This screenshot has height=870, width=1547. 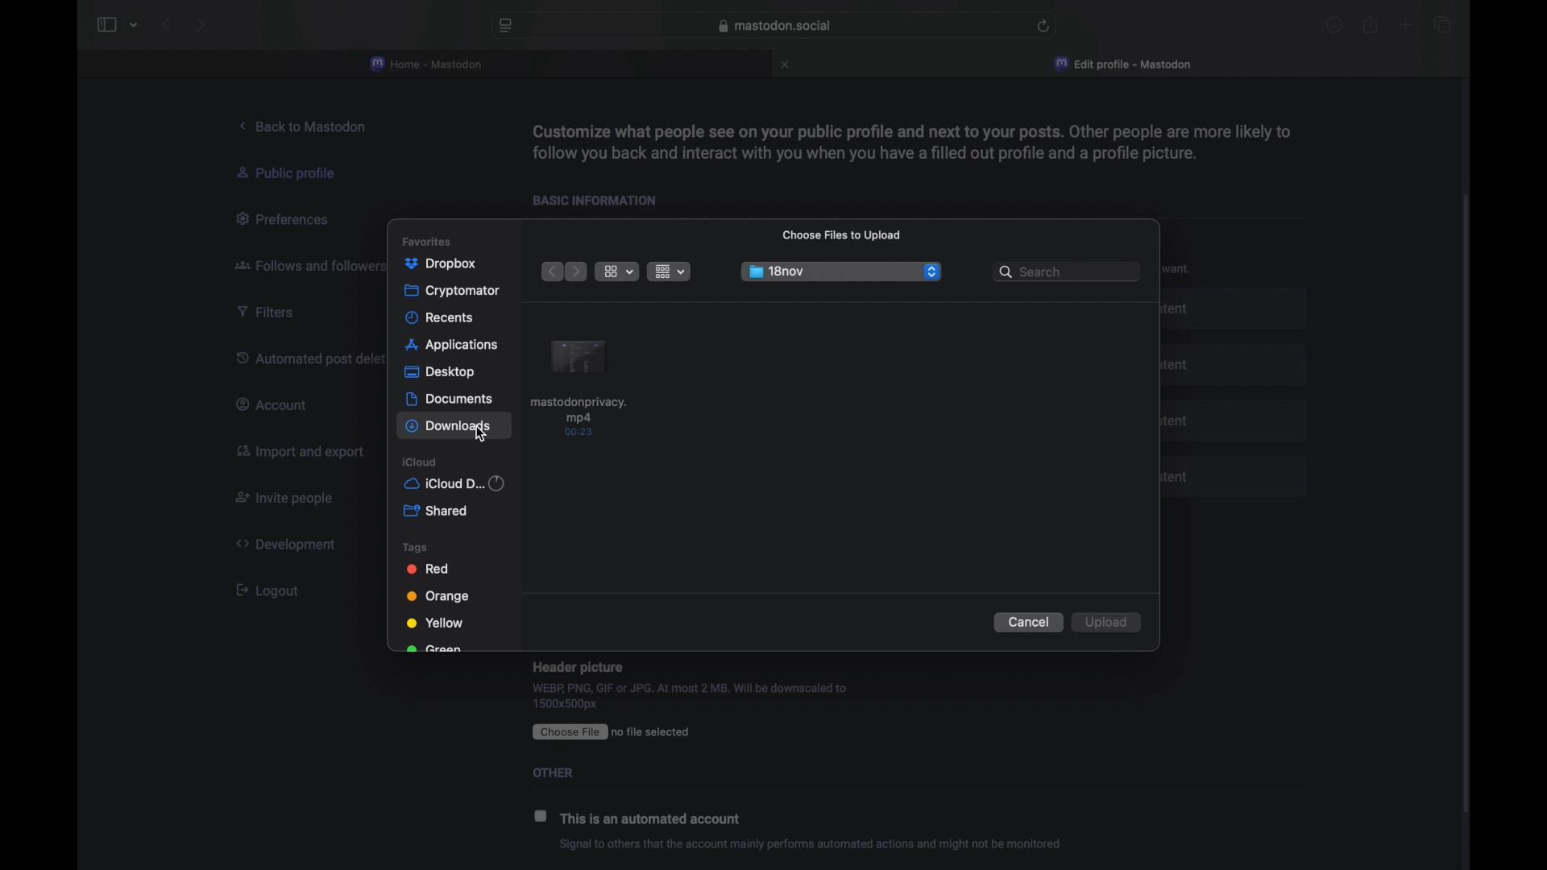 What do you see at coordinates (415, 546) in the screenshot?
I see `tags` at bounding box center [415, 546].